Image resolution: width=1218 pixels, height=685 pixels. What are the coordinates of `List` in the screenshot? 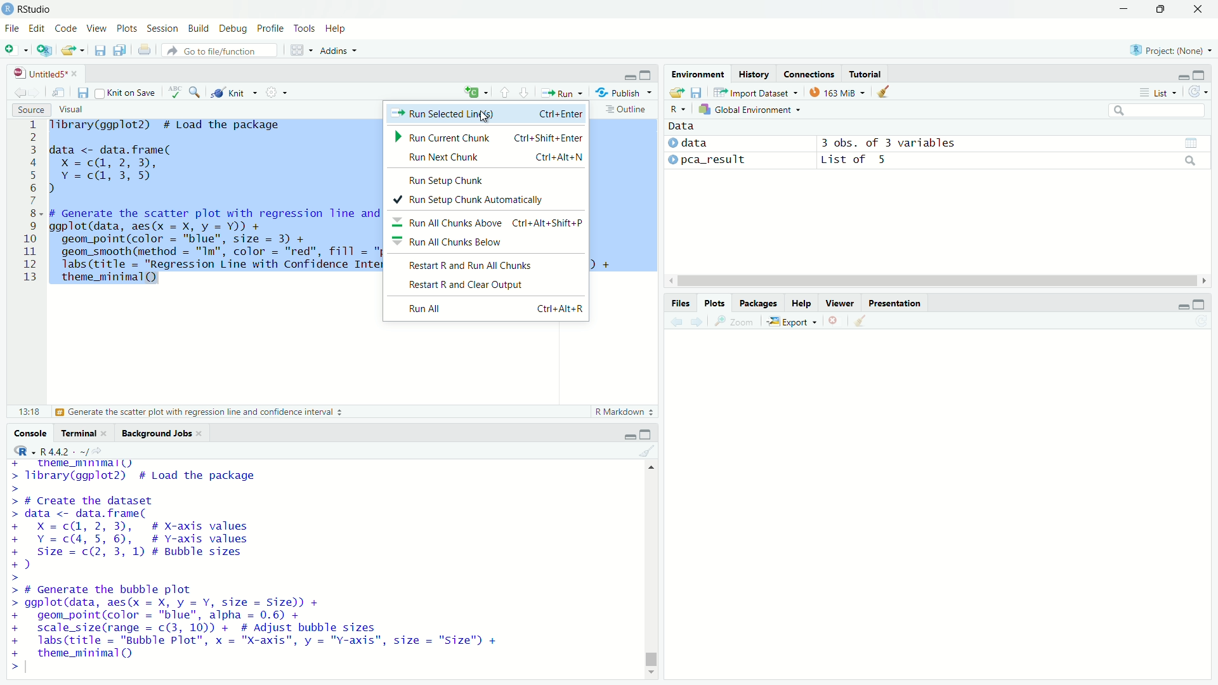 It's located at (1157, 92).